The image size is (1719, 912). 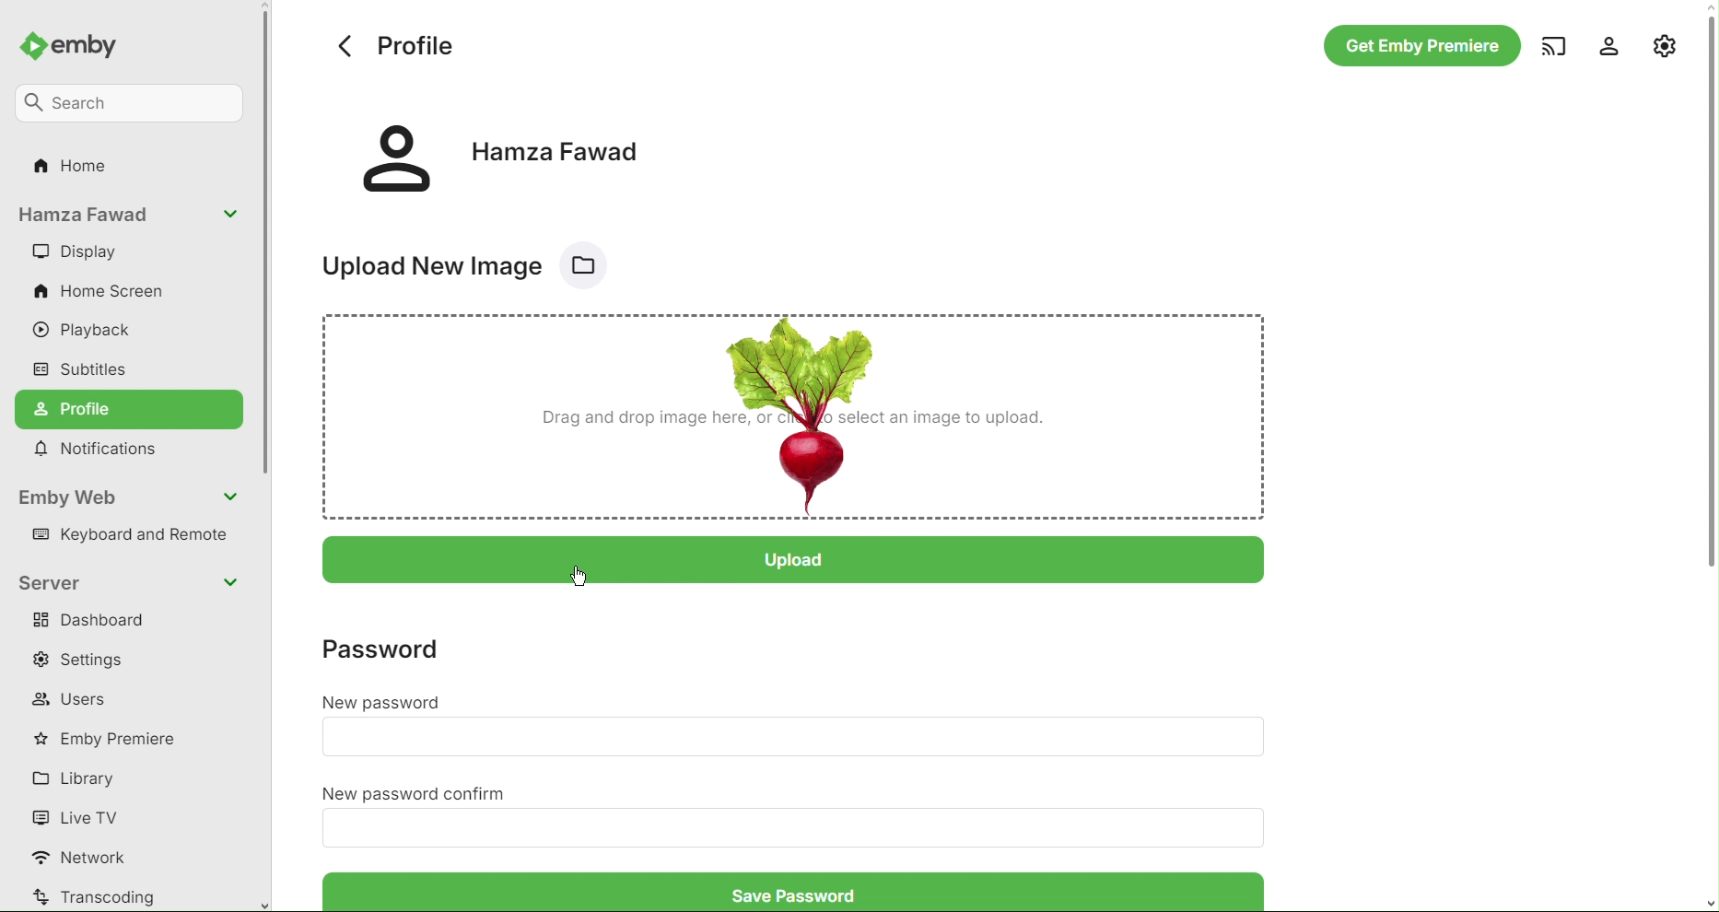 I want to click on Profile, so click(x=131, y=409).